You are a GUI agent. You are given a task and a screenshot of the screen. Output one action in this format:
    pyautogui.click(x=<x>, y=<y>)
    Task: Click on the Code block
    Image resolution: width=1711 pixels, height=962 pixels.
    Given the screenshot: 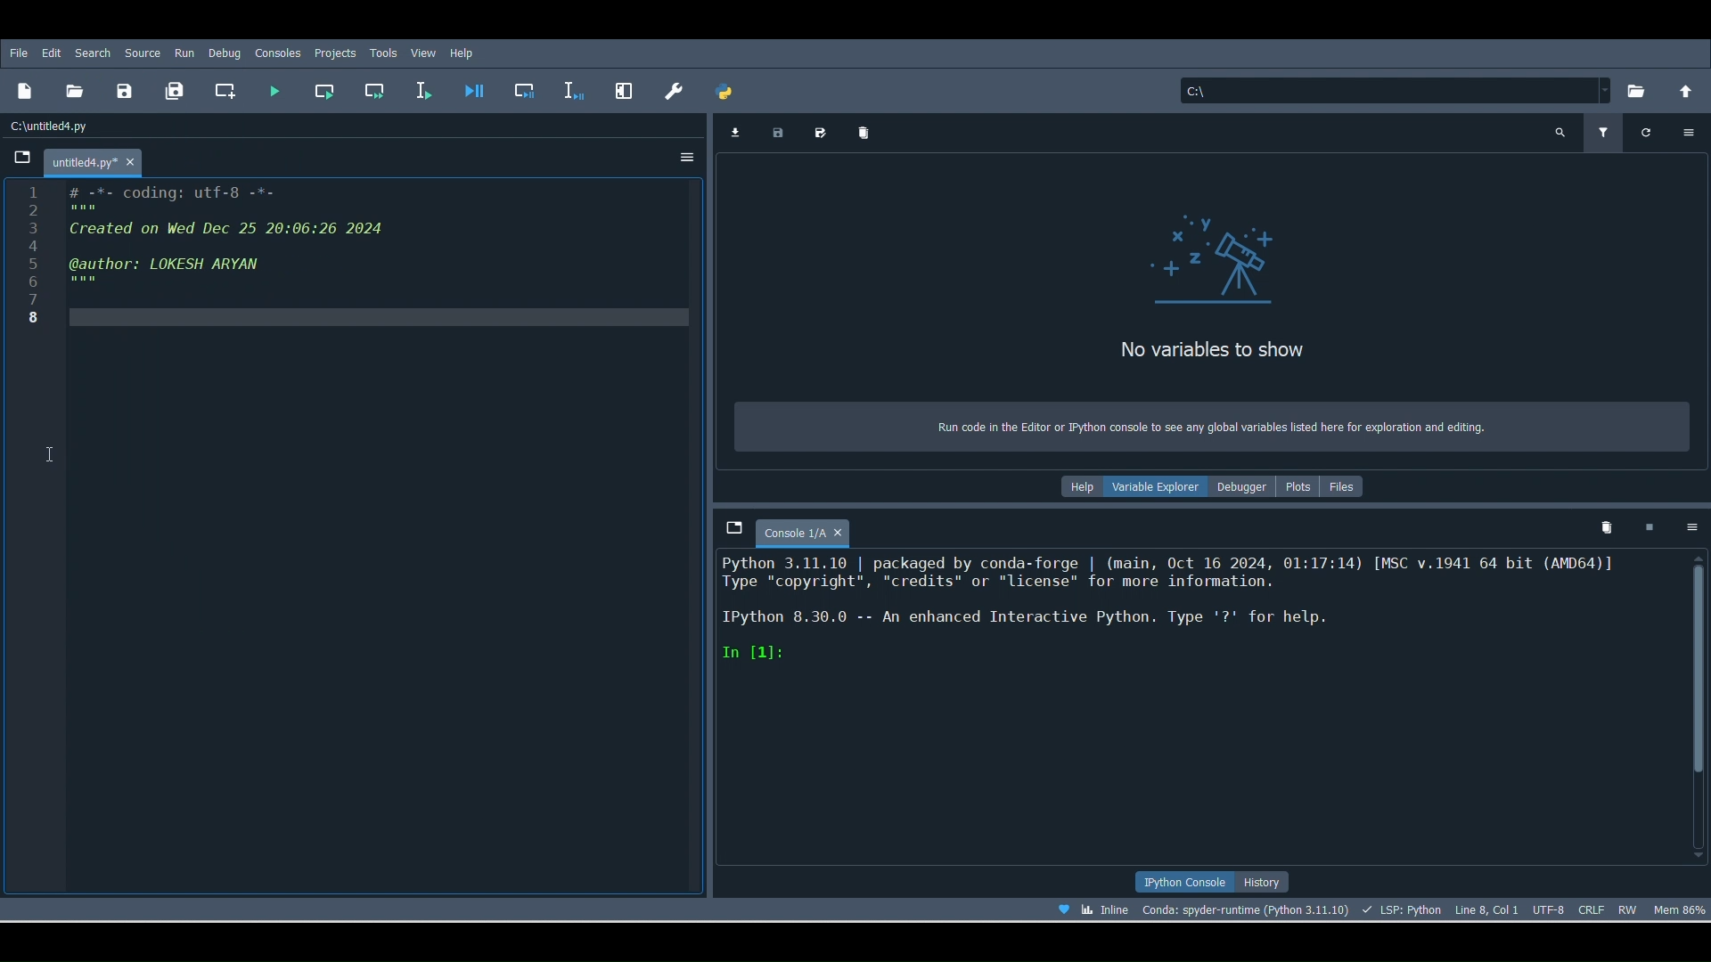 What is the action you would take?
    pyautogui.click(x=356, y=540)
    